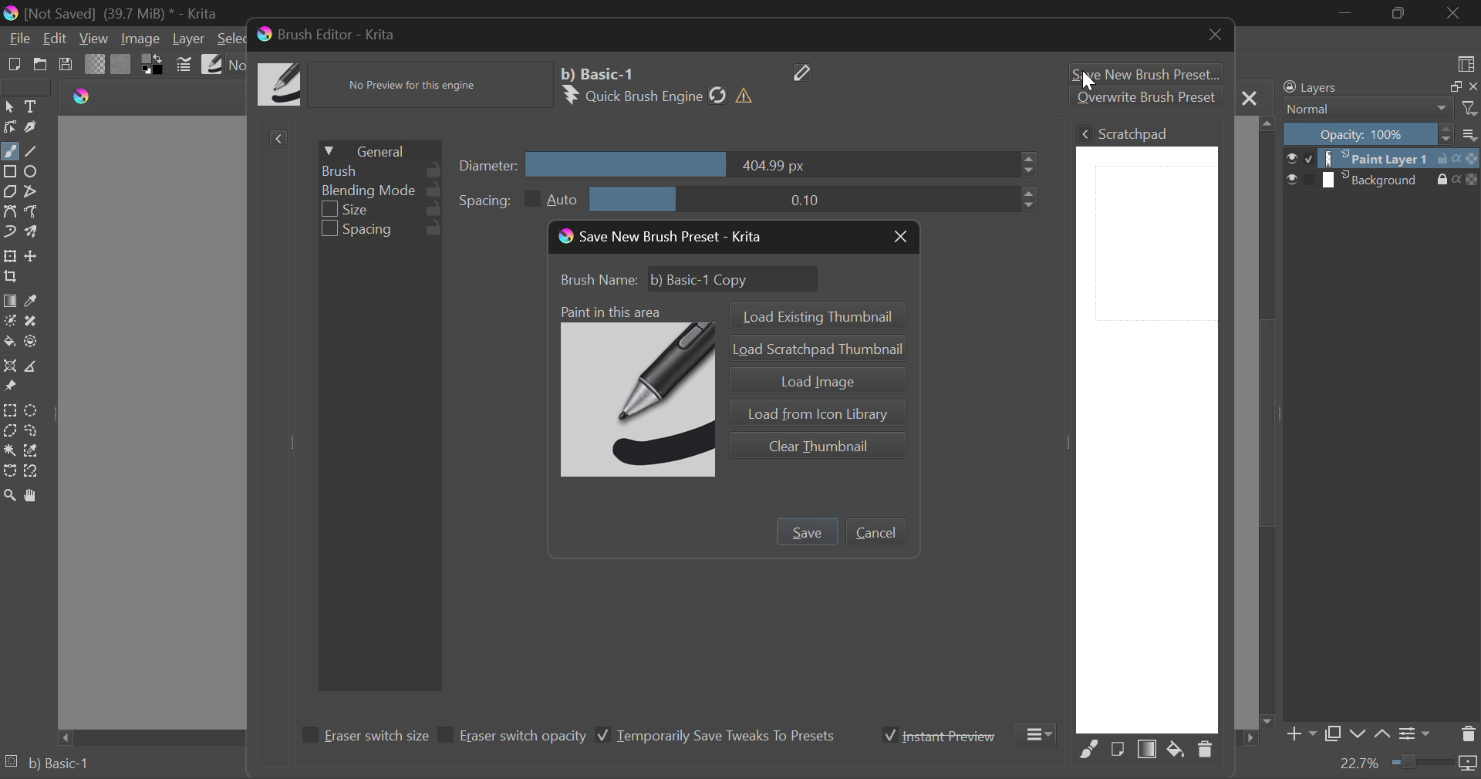 The width and height of the screenshot is (1481, 779). What do you see at coordinates (379, 149) in the screenshot?
I see `General` at bounding box center [379, 149].